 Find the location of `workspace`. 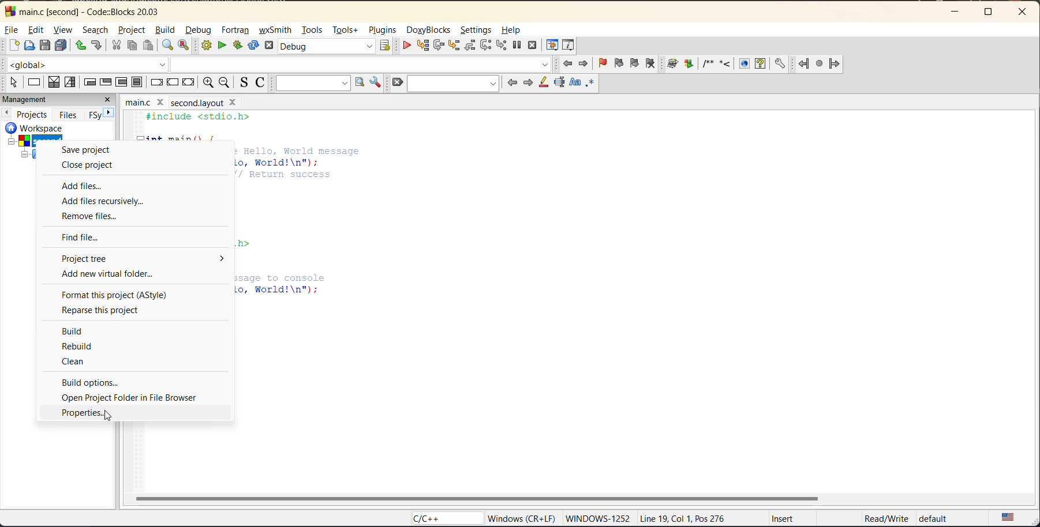

workspace is located at coordinates (25, 143).